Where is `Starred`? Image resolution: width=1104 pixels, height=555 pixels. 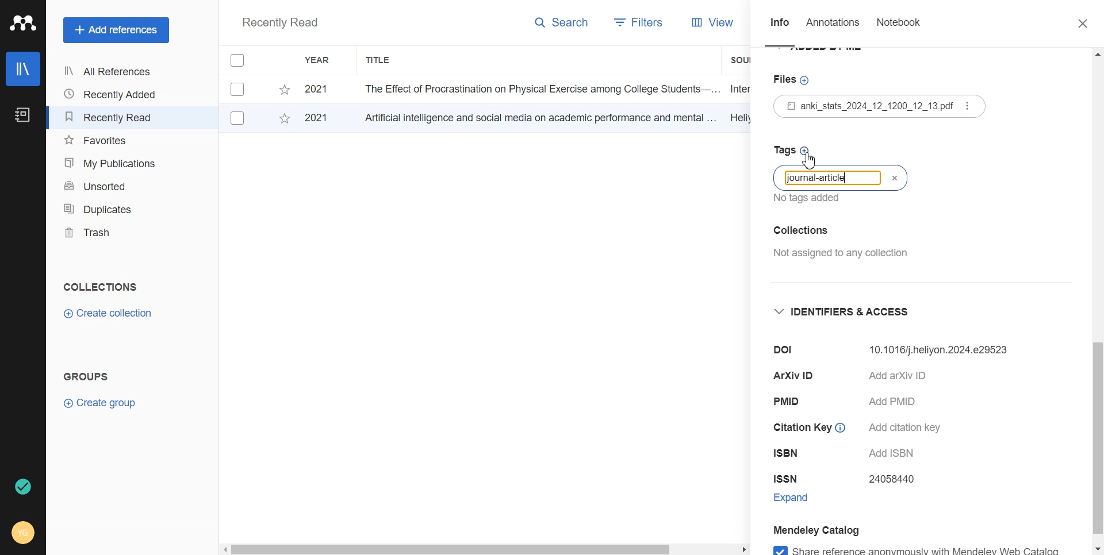 Starred is located at coordinates (284, 90).